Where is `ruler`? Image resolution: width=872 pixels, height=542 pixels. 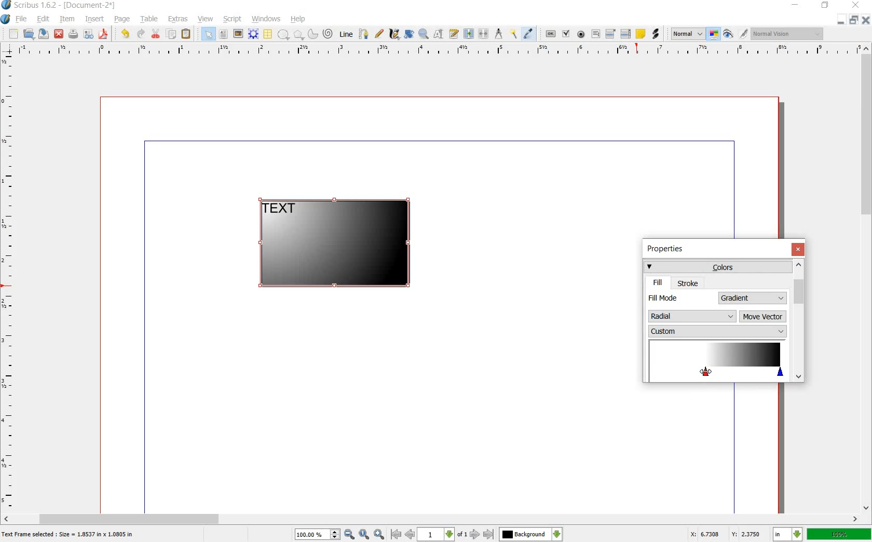
ruler is located at coordinates (9, 282).